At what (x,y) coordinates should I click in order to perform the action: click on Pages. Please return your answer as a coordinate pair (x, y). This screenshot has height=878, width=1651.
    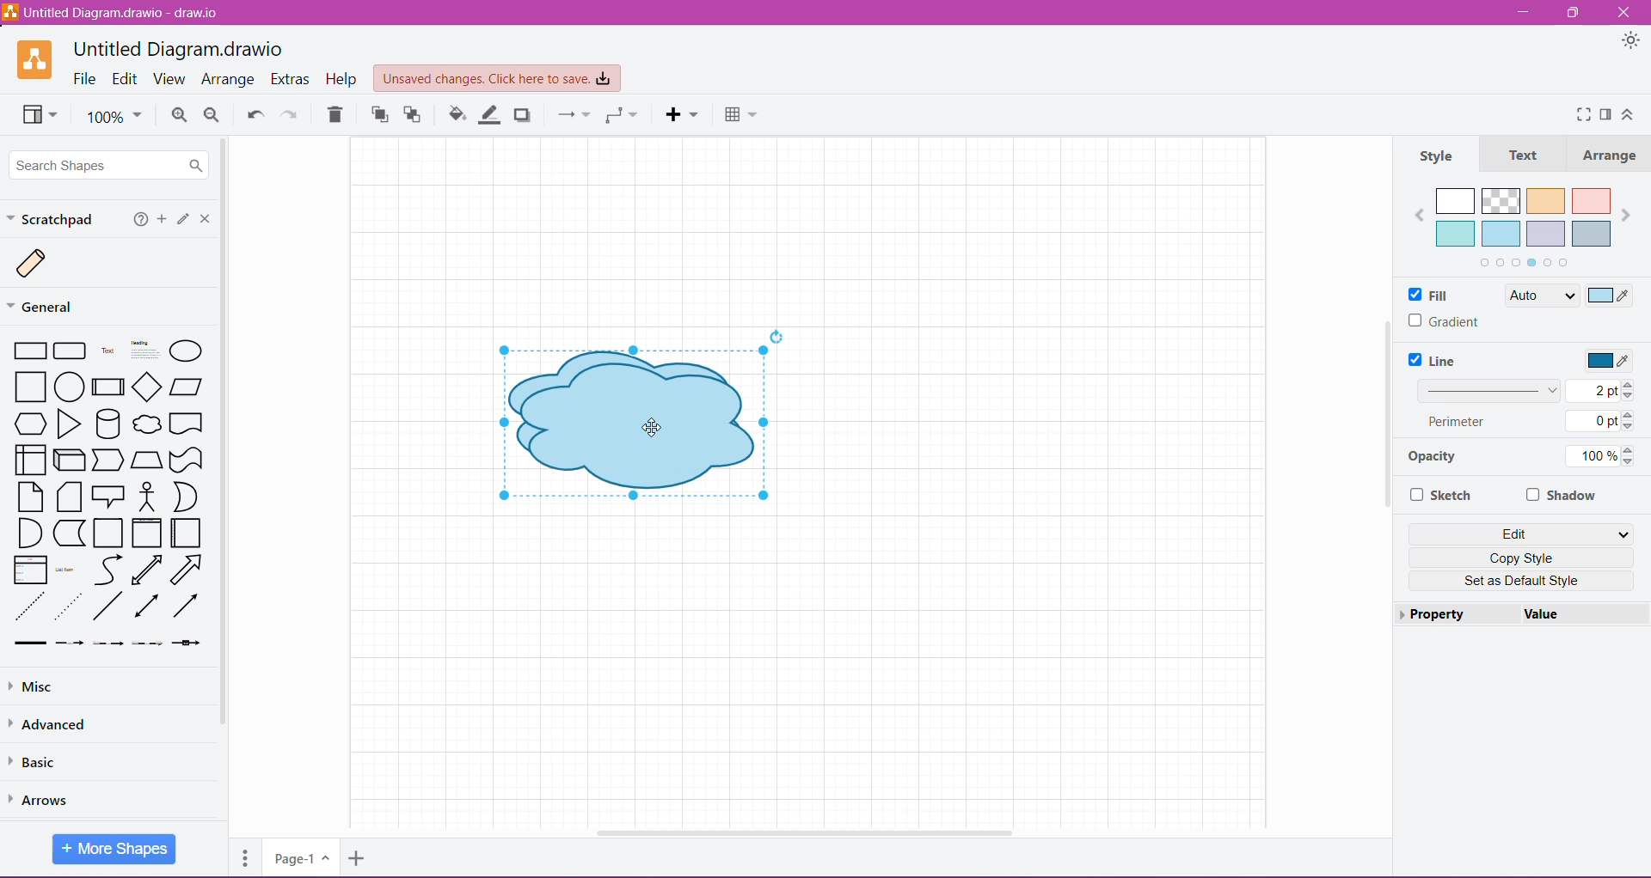
    Looking at the image, I should click on (245, 857).